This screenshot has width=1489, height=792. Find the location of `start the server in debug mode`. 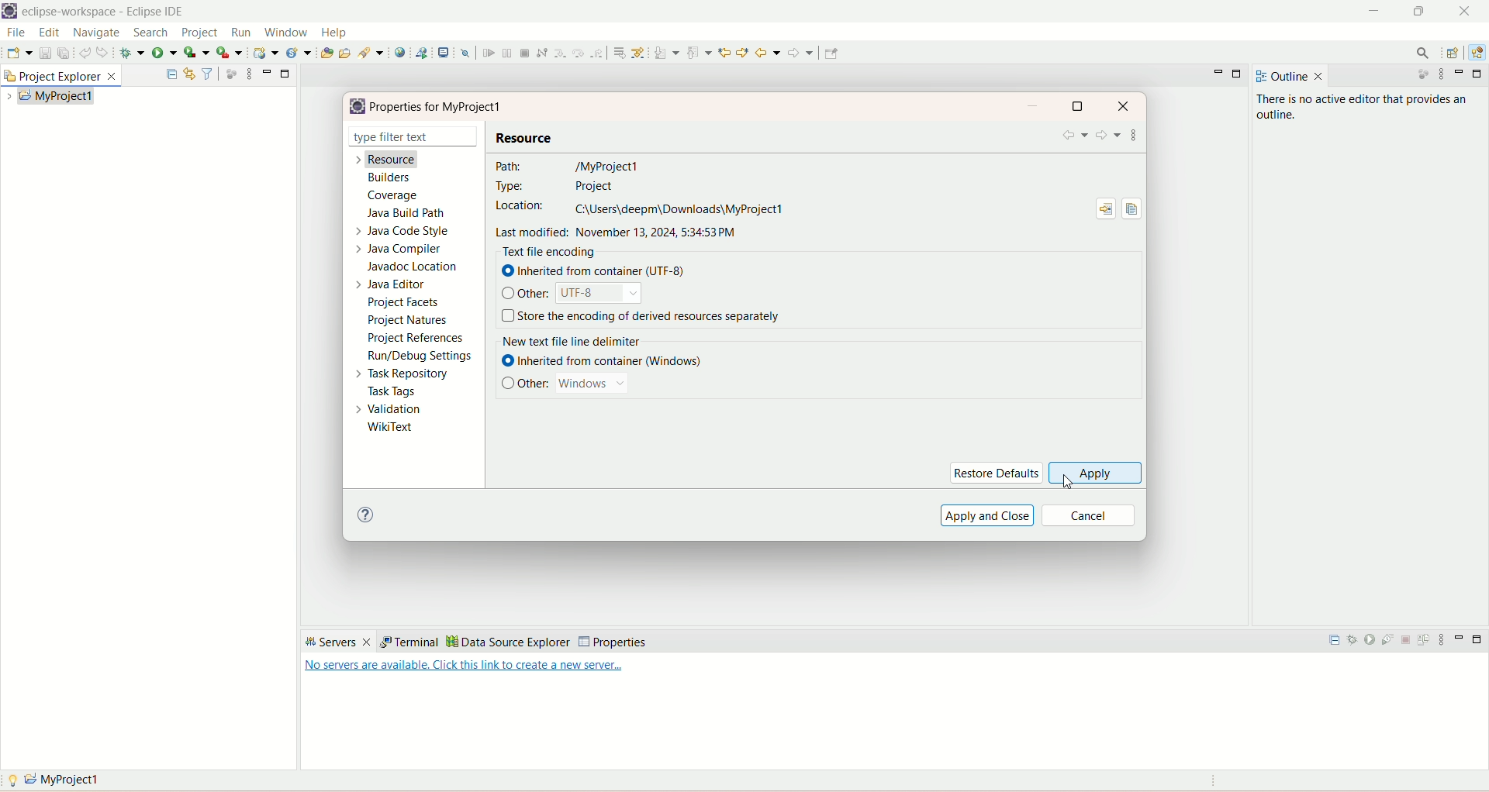

start the server in debug mode is located at coordinates (1353, 642).